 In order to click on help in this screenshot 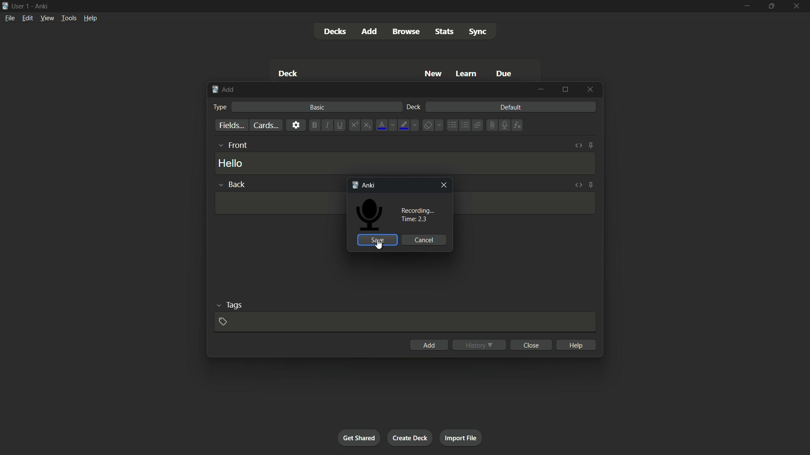, I will do `click(576, 344)`.